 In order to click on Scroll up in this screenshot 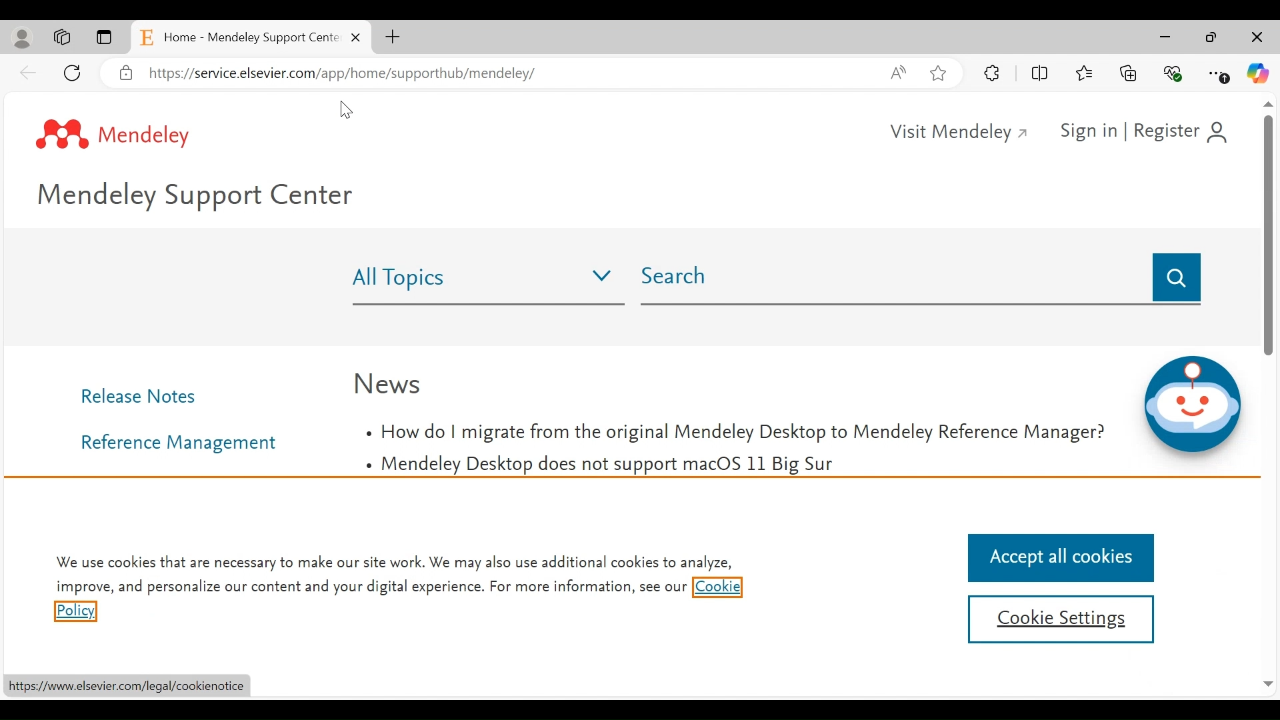, I will do `click(1269, 103)`.